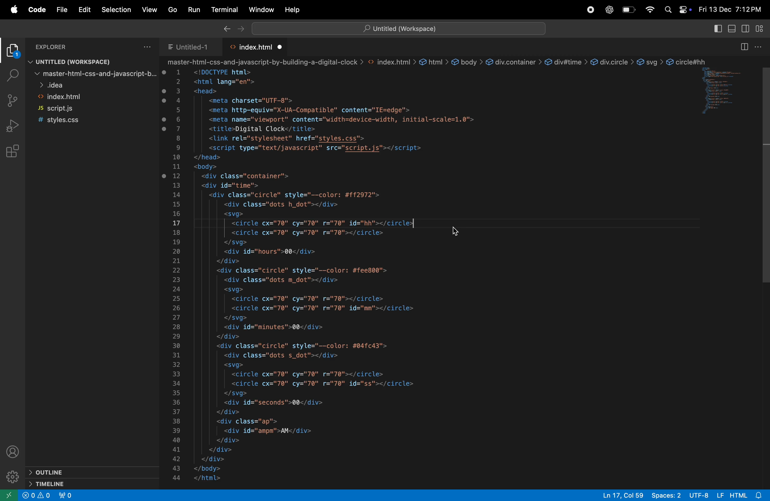 Image resolution: width=770 pixels, height=501 pixels. Describe the element at coordinates (398, 28) in the screenshot. I see `untitled workspace` at that location.